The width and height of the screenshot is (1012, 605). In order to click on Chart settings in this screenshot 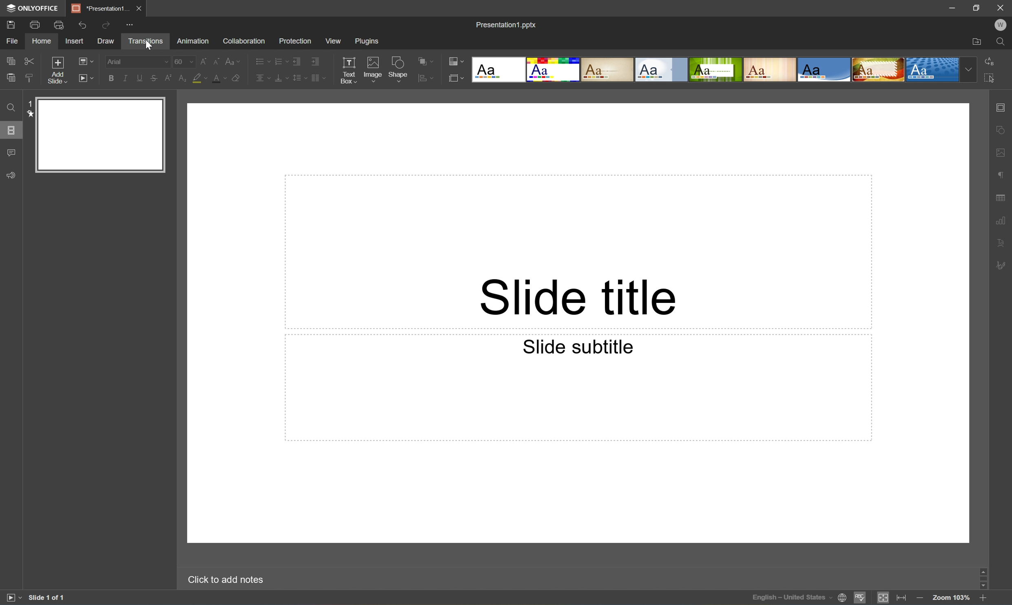, I will do `click(1002, 221)`.